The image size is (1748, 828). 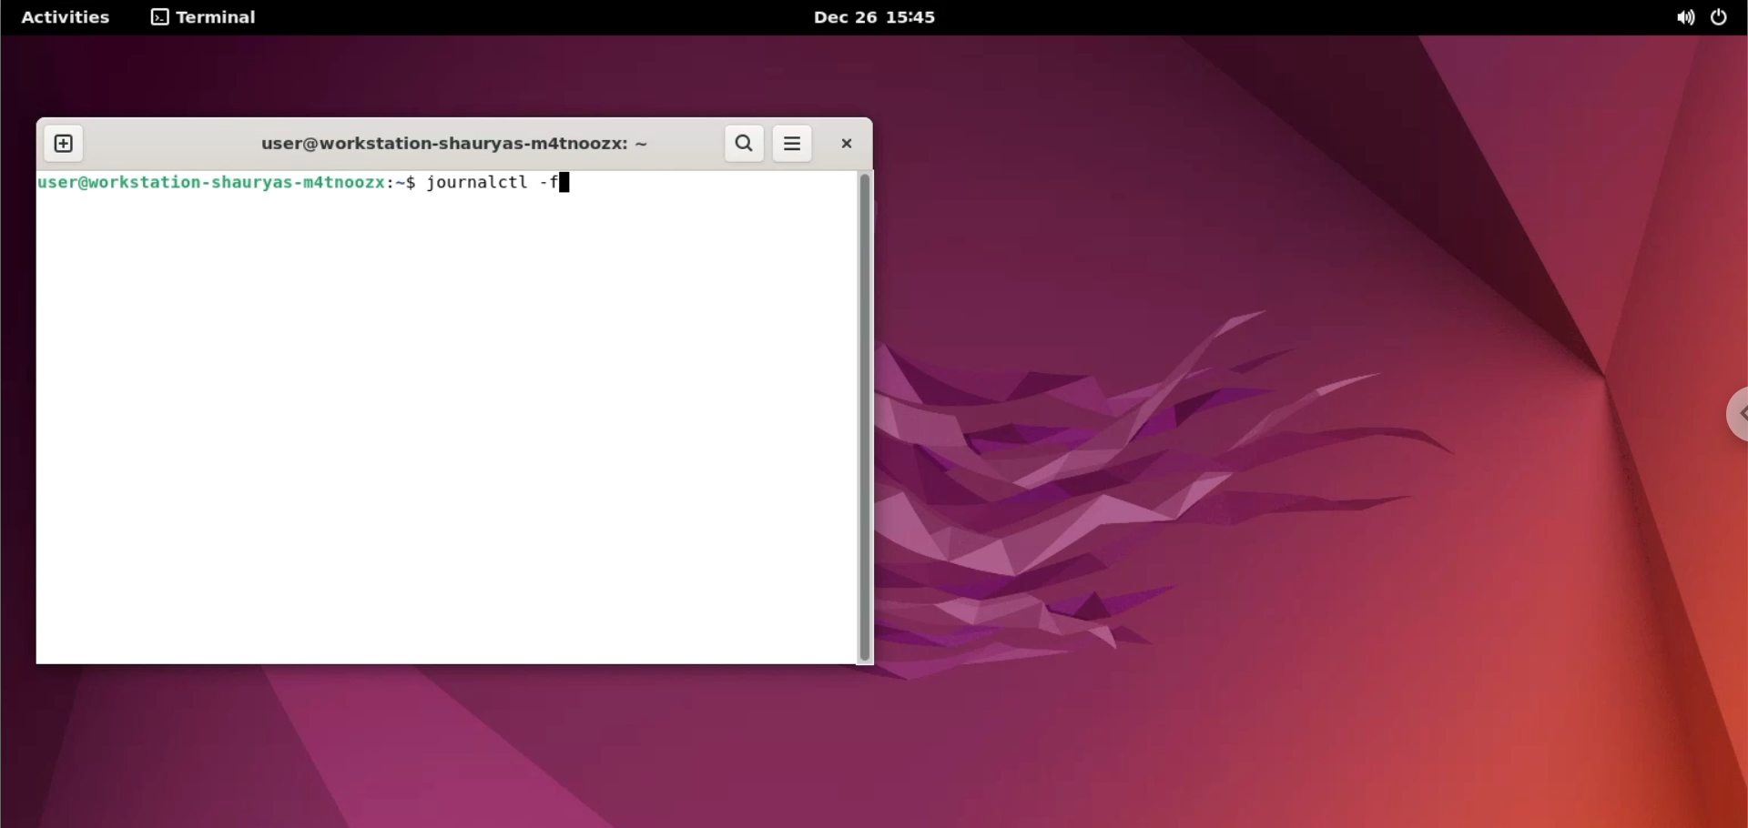 What do you see at coordinates (871, 19) in the screenshot?
I see `Dec 26 15:45` at bounding box center [871, 19].